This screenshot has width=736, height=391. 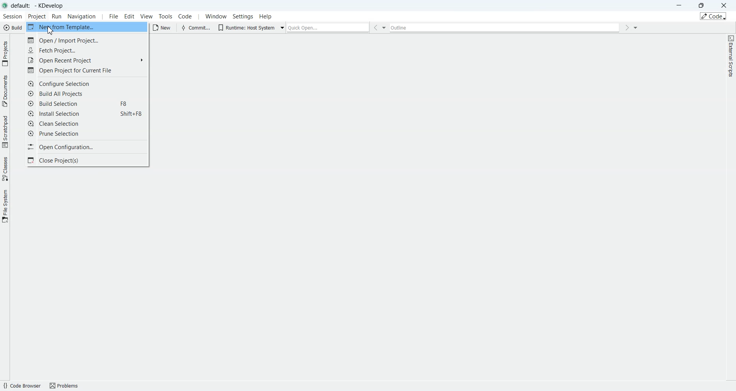 What do you see at coordinates (506, 28) in the screenshot?
I see `Outline` at bounding box center [506, 28].